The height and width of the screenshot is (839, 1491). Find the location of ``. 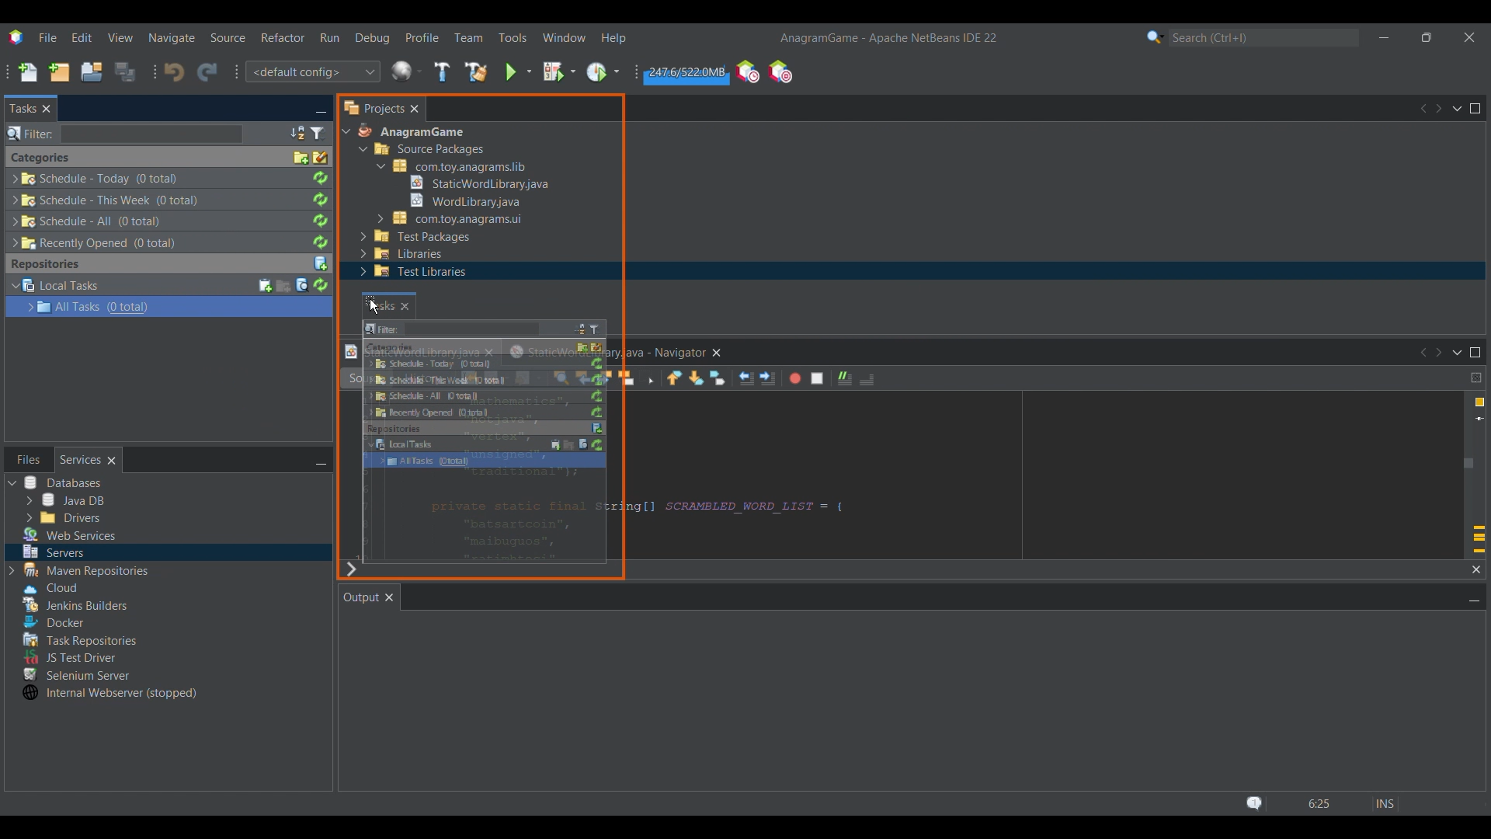

 is located at coordinates (401, 255).